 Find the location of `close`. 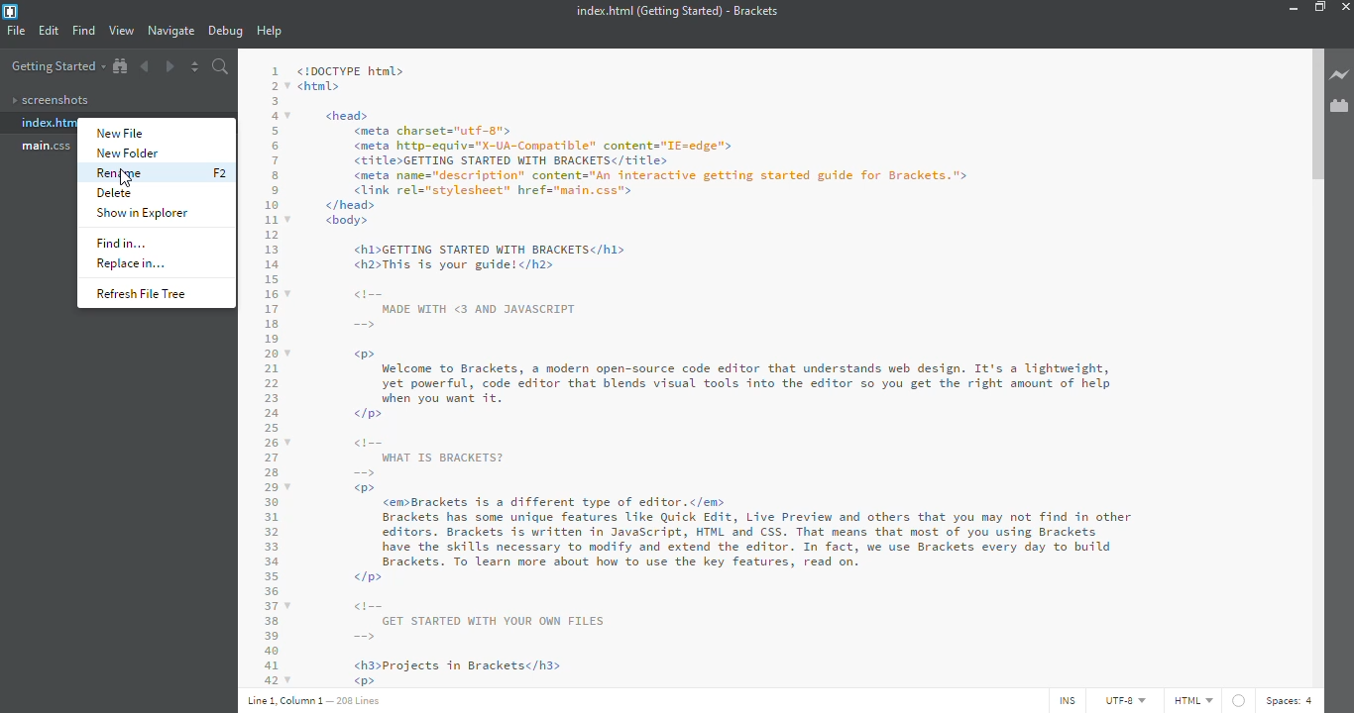

close is located at coordinates (1350, 5).